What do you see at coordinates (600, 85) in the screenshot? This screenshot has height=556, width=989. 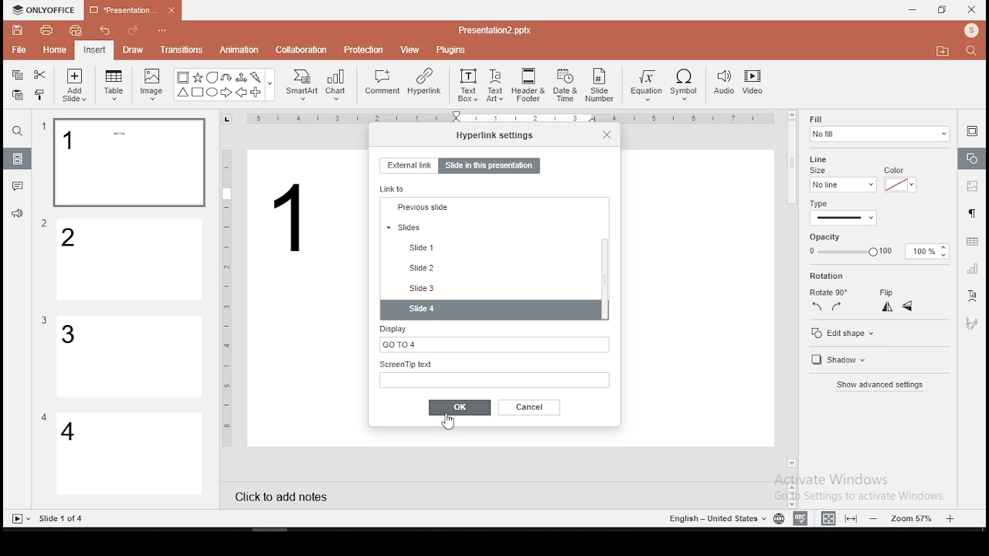 I see `slide number` at bounding box center [600, 85].